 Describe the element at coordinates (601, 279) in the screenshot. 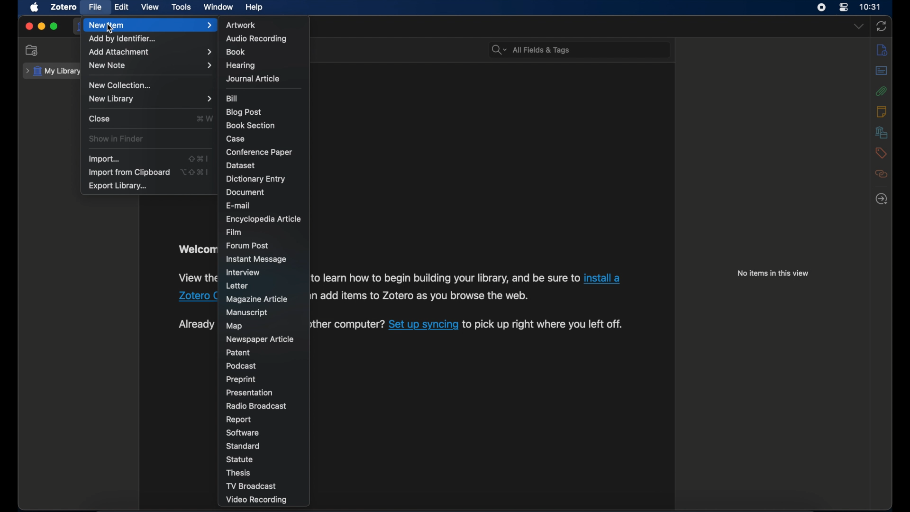

I see `` at that location.